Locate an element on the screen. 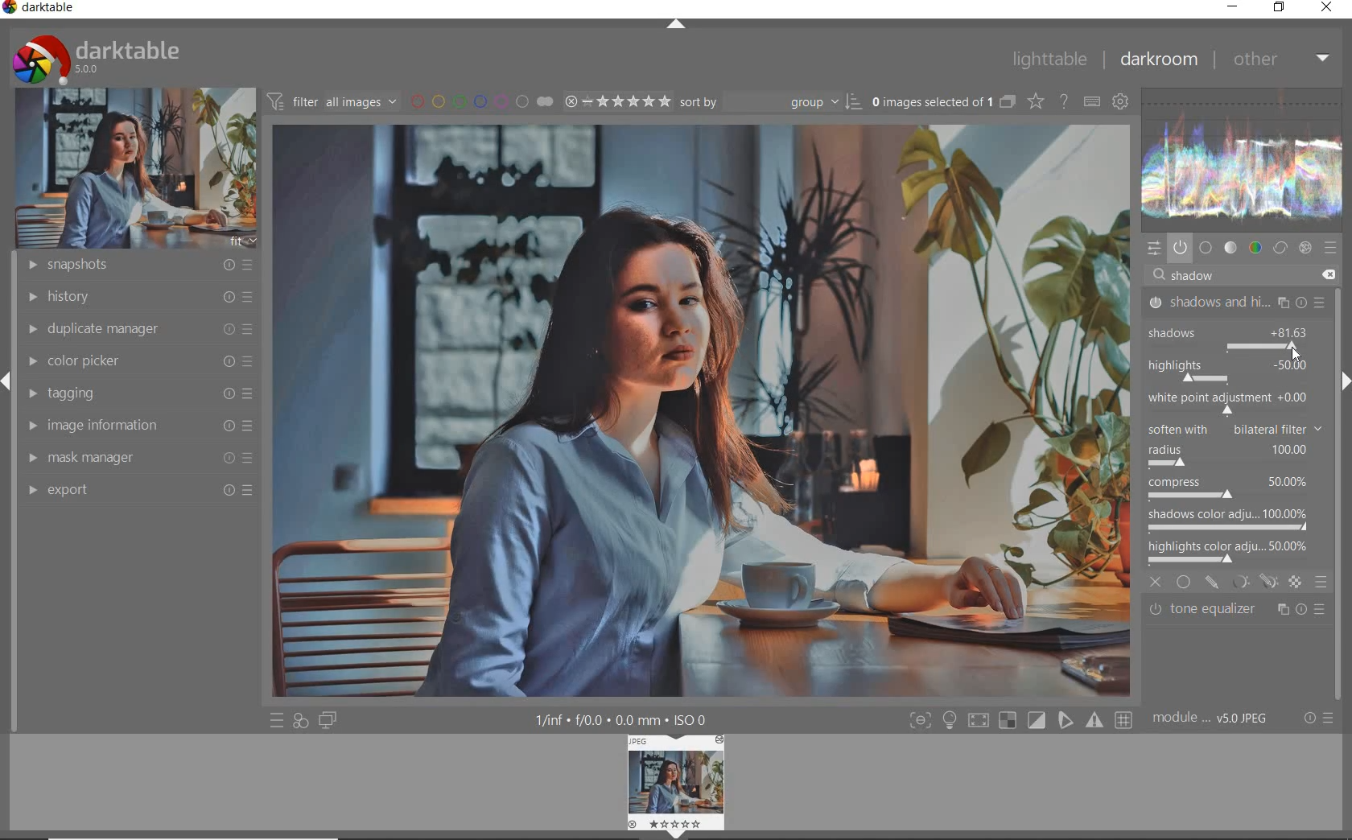 This screenshot has height=840, width=1352. darkroom is located at coordinates (1157, 60).